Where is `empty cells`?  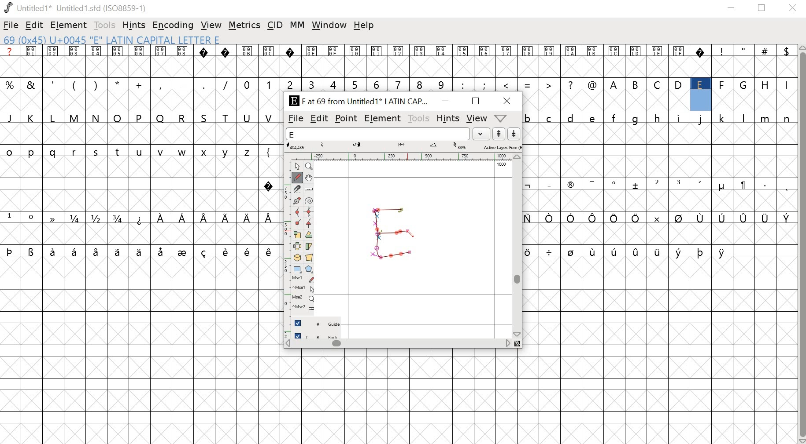
empty cells is located at coordinates (660, 200).